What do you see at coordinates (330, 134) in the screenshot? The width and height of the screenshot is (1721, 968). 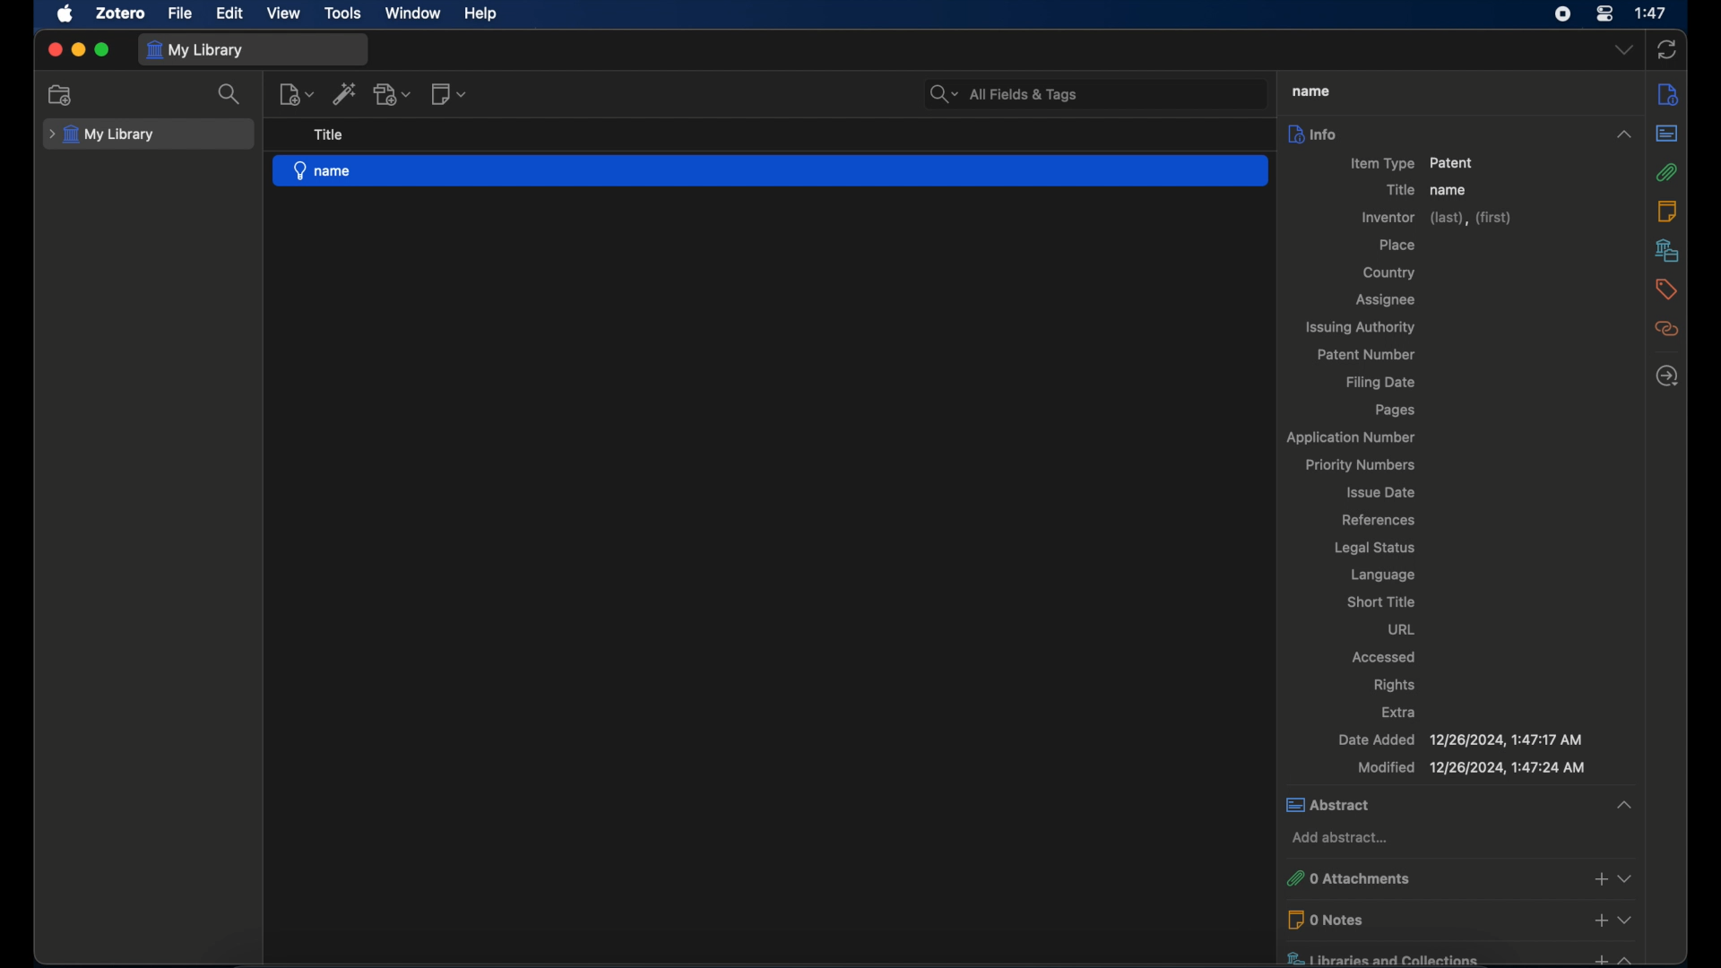 I see `title` at bounding box center [330, 134].